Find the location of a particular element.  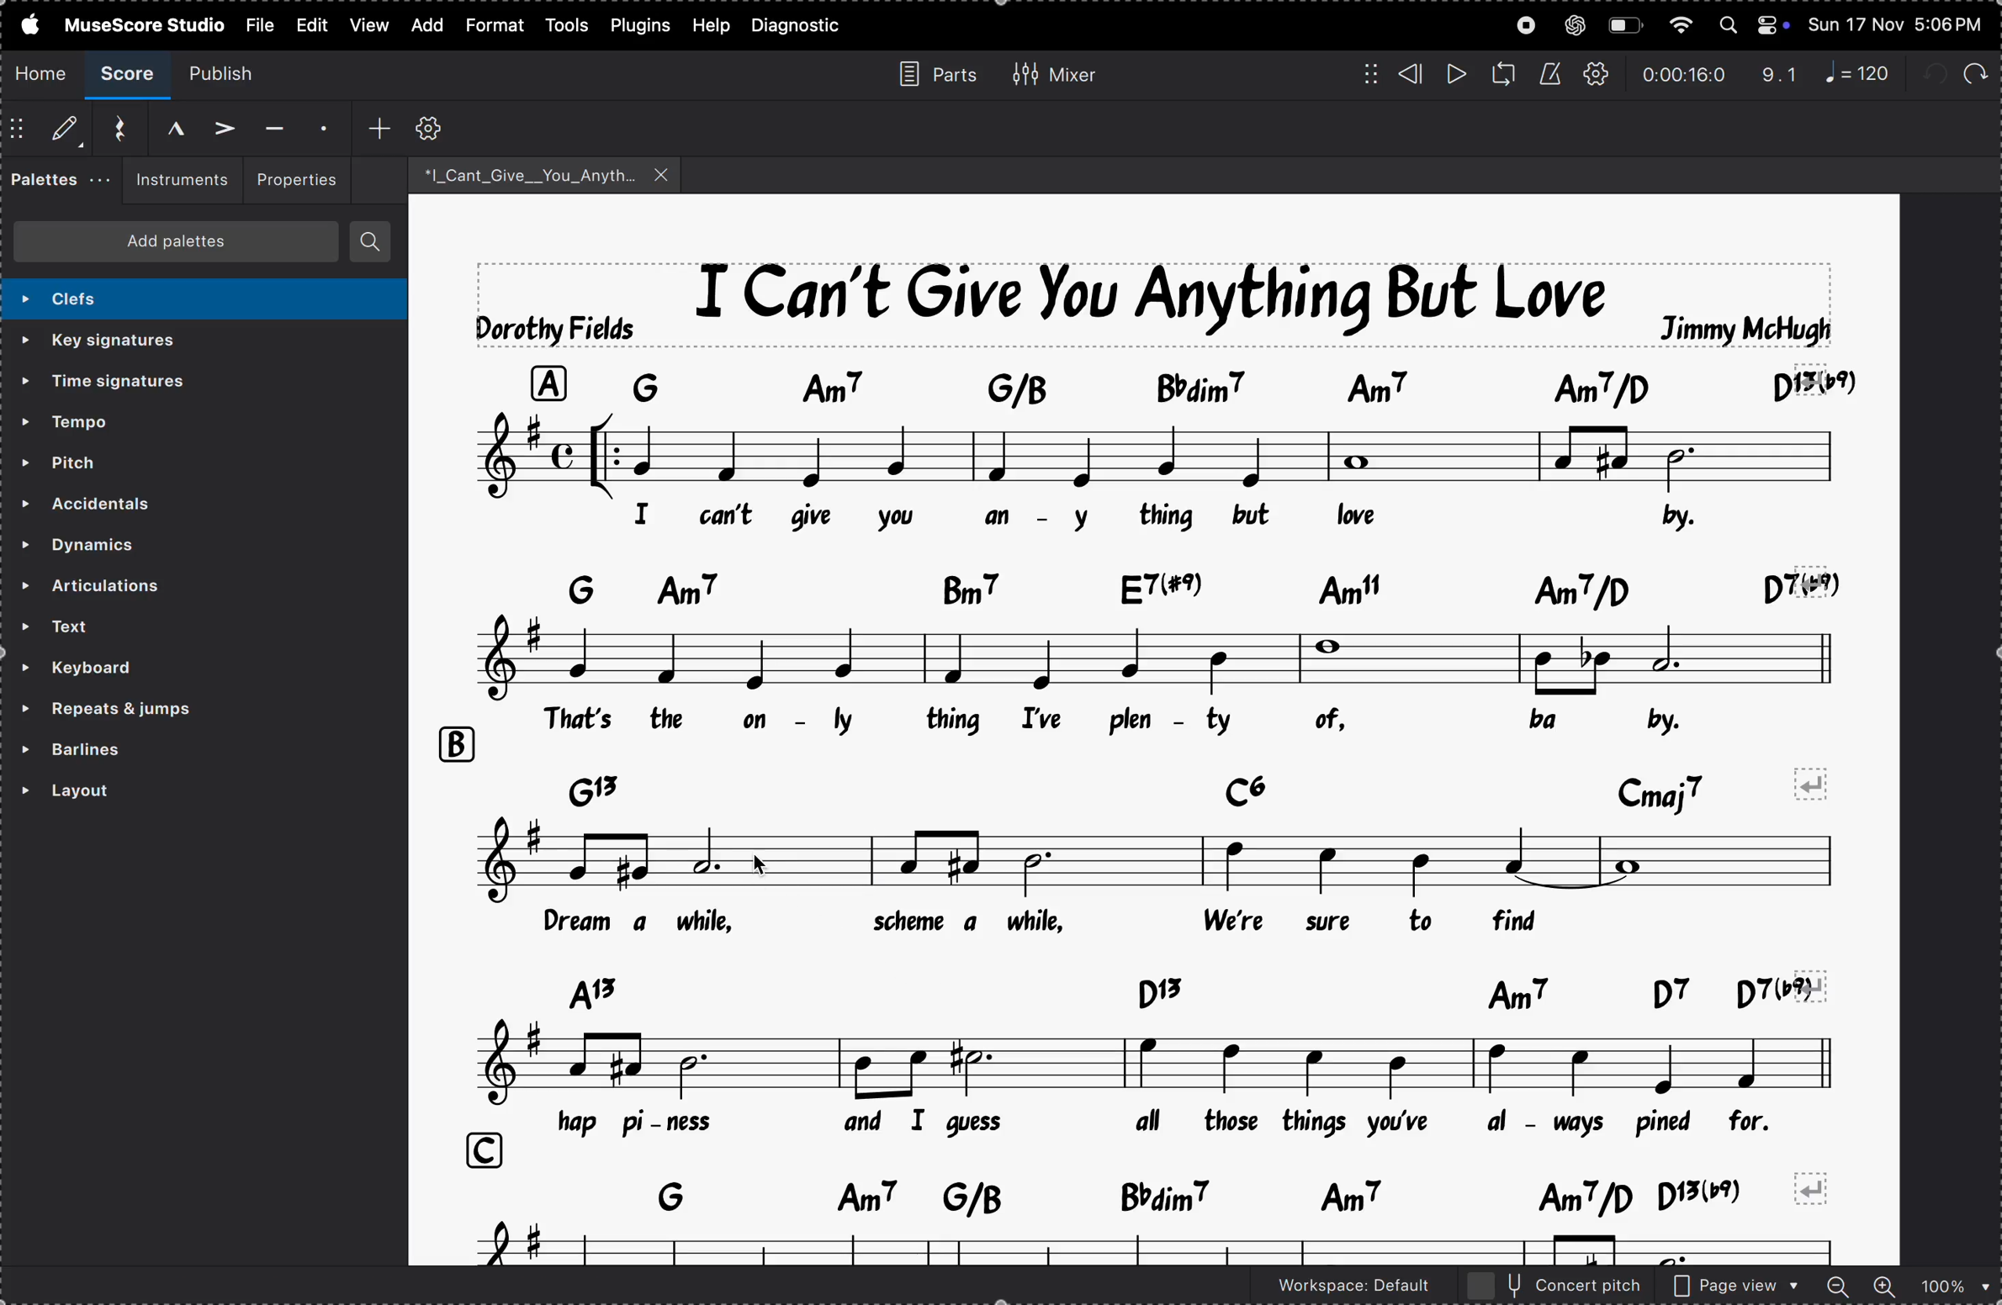

wifi is located at coordinates (1678, 26).